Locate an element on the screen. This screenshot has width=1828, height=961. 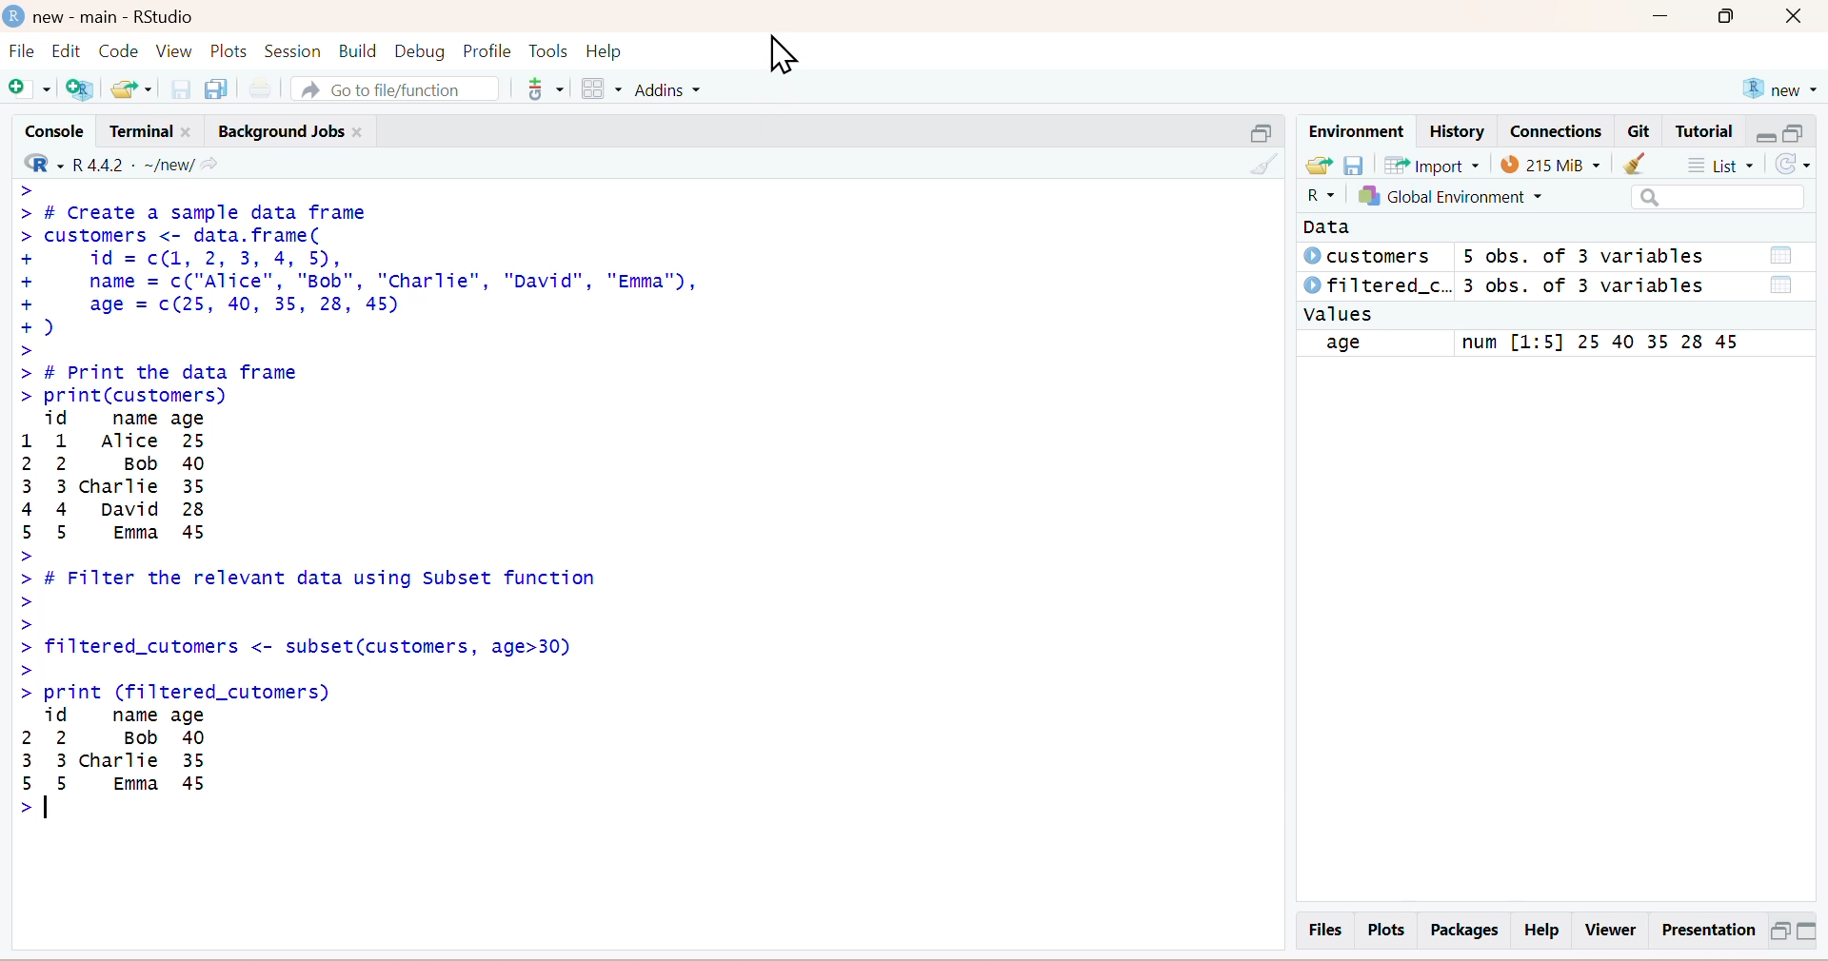
Code is located at coordinates (121, 50).